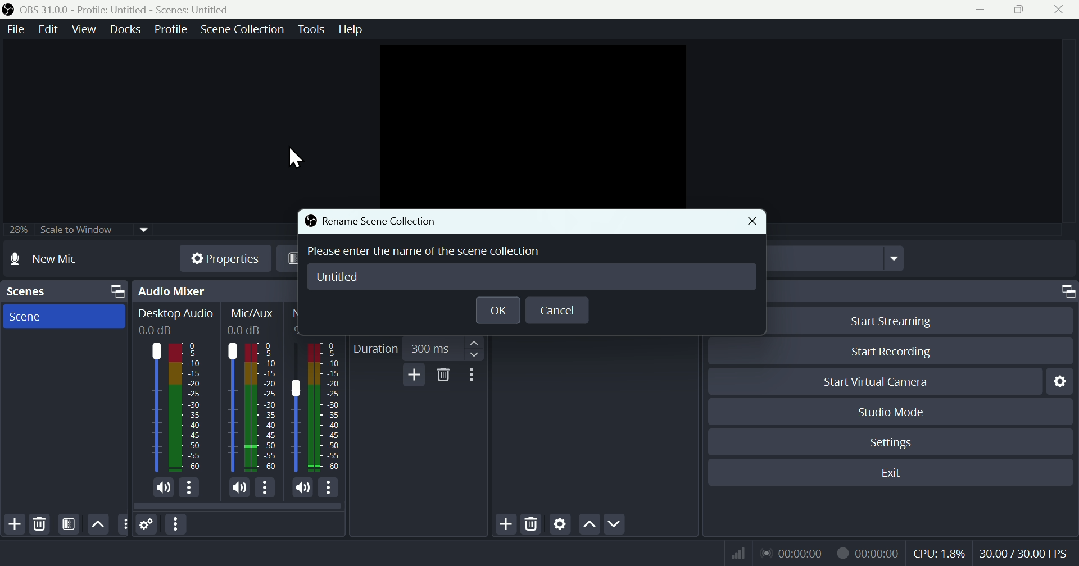  Describe the element at coordinates (896, 446) in the screenshot. I see `Settings` at that location.